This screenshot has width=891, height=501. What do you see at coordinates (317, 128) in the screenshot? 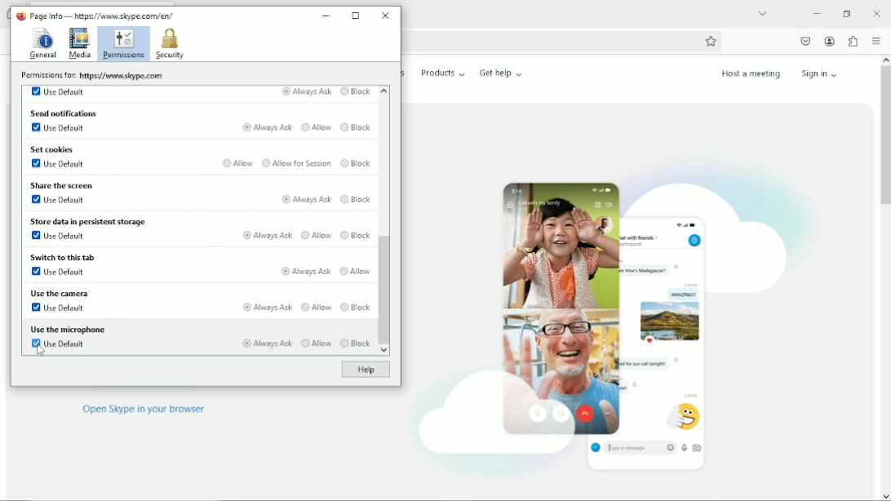
I see `Allow` at bounding box center [317, 128].